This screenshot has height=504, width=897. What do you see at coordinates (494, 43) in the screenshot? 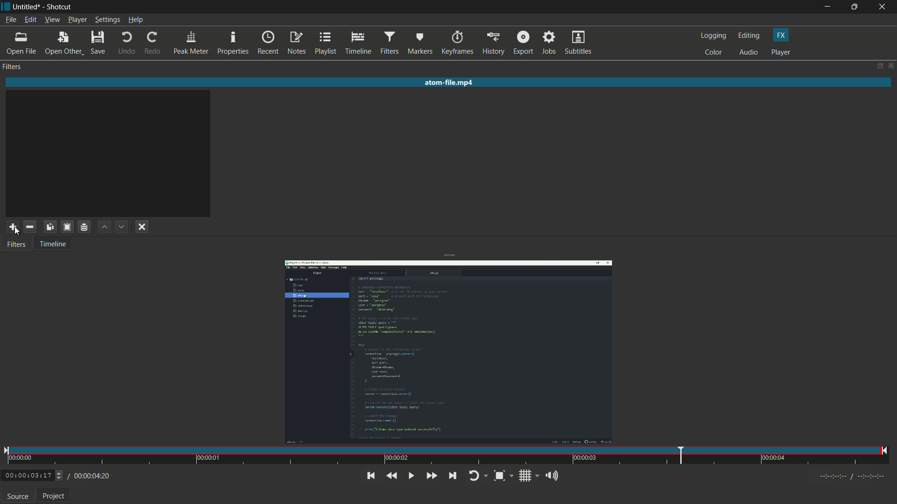
I see `history` at bounding box center [494, 43].